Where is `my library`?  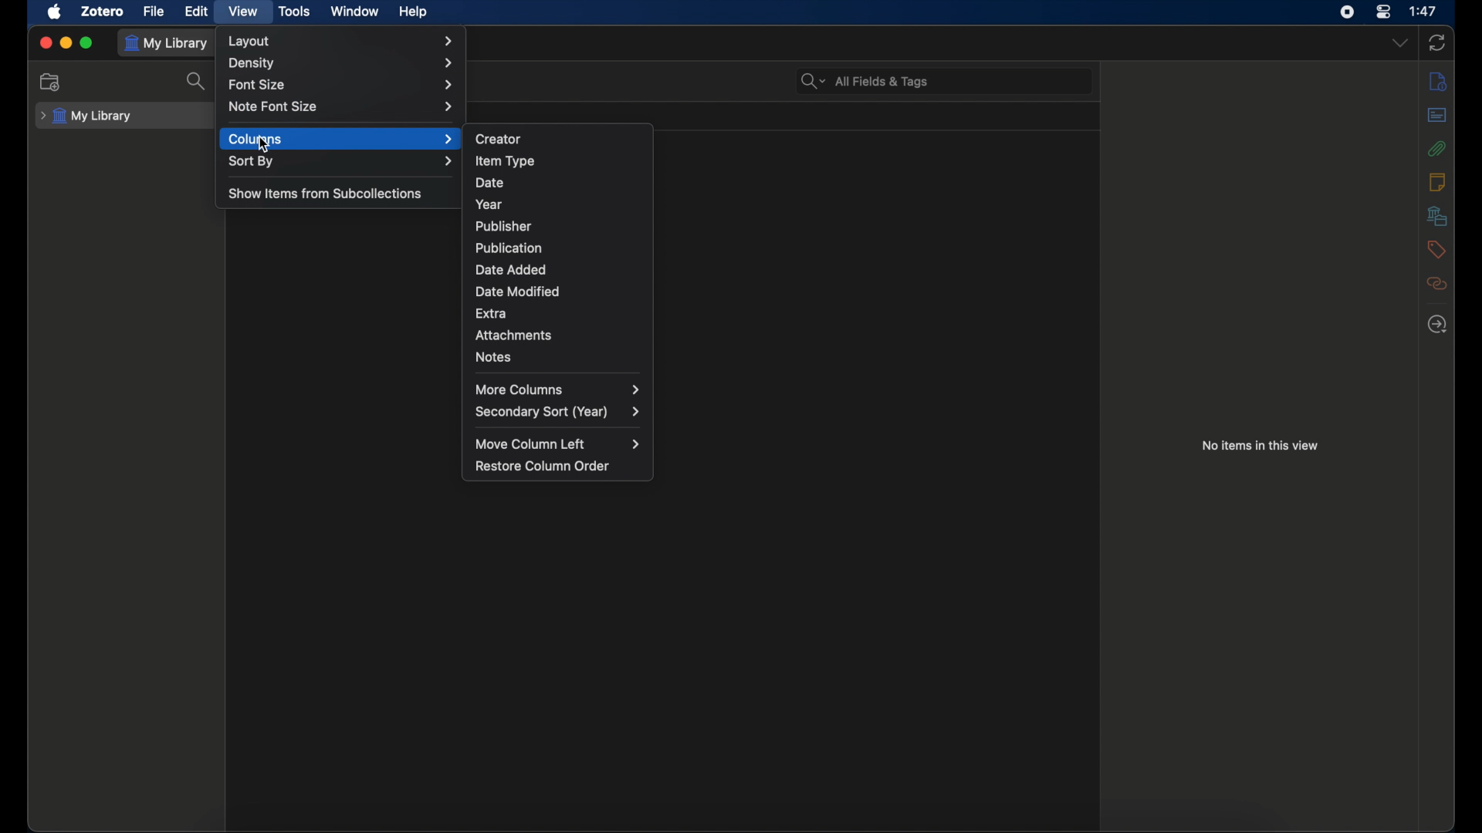 my library is located at coordinates (166, 43).